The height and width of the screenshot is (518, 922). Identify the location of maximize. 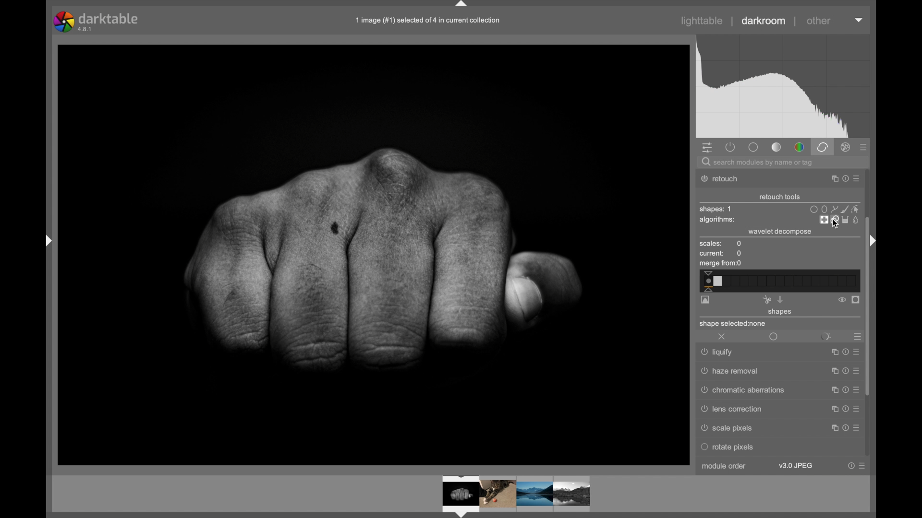
(831, 179).